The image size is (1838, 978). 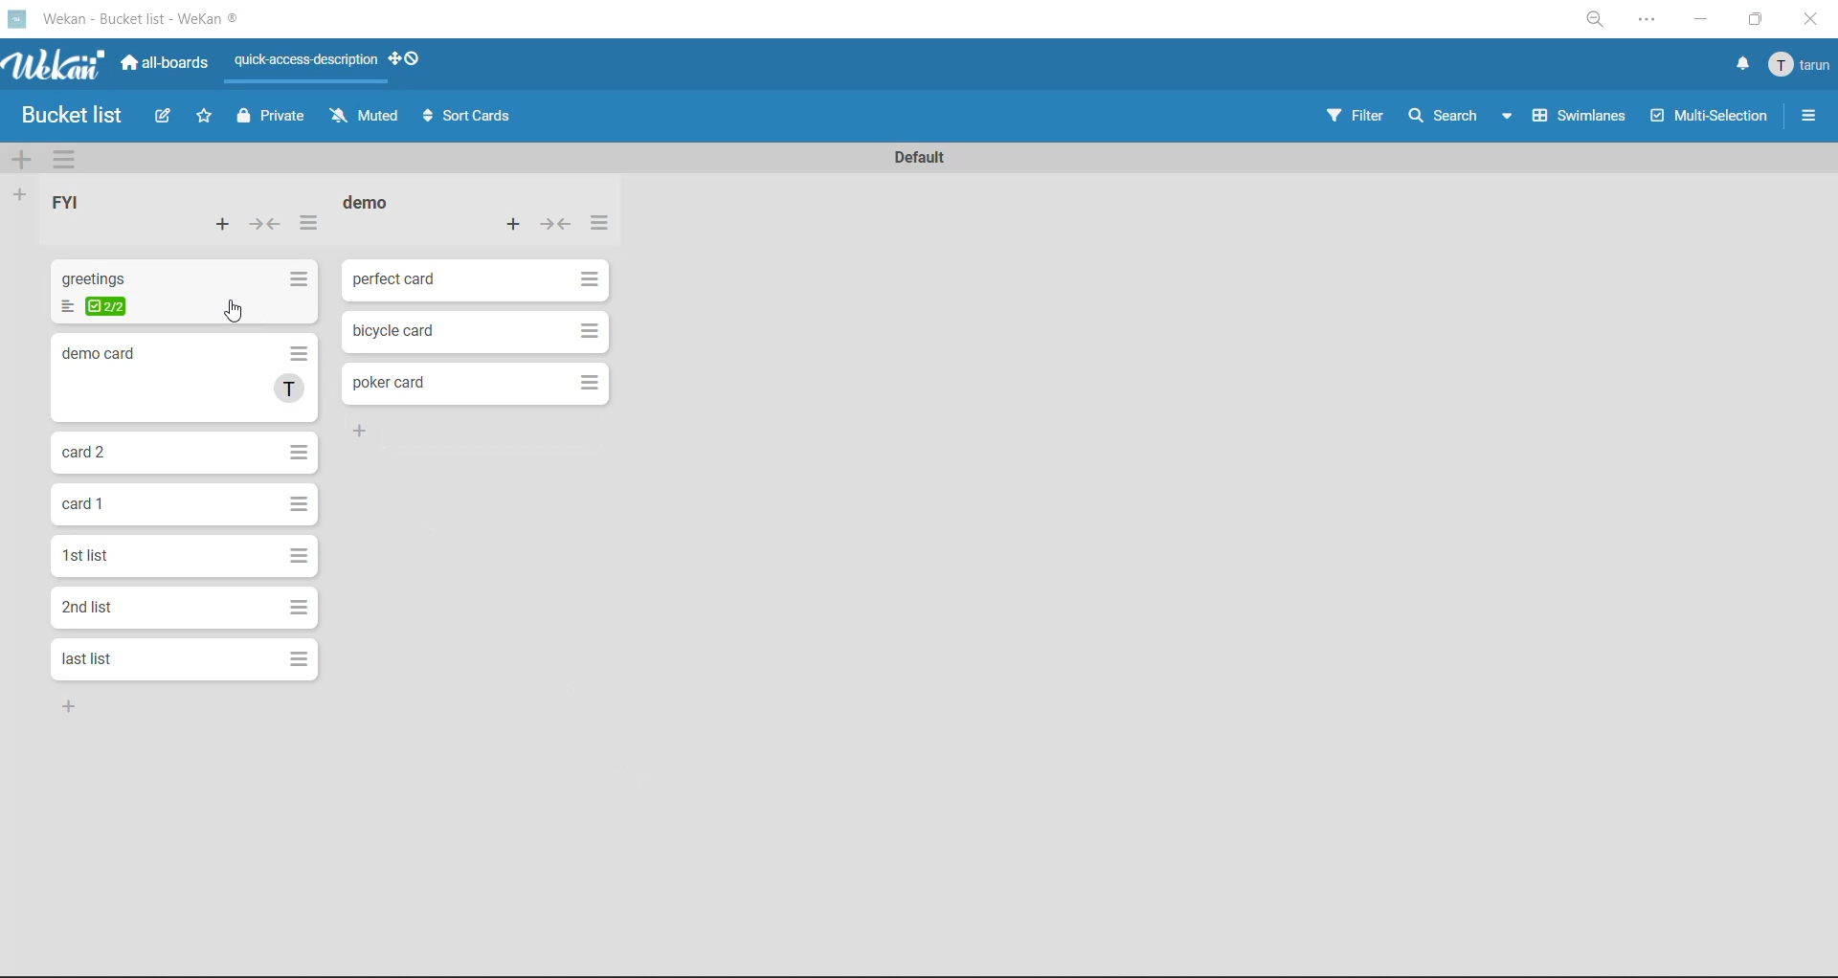 I want to click on swimlane title, so click(x=919, y=159).